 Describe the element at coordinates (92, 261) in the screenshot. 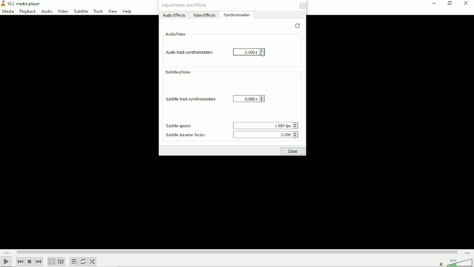

I see `Random` at that location.